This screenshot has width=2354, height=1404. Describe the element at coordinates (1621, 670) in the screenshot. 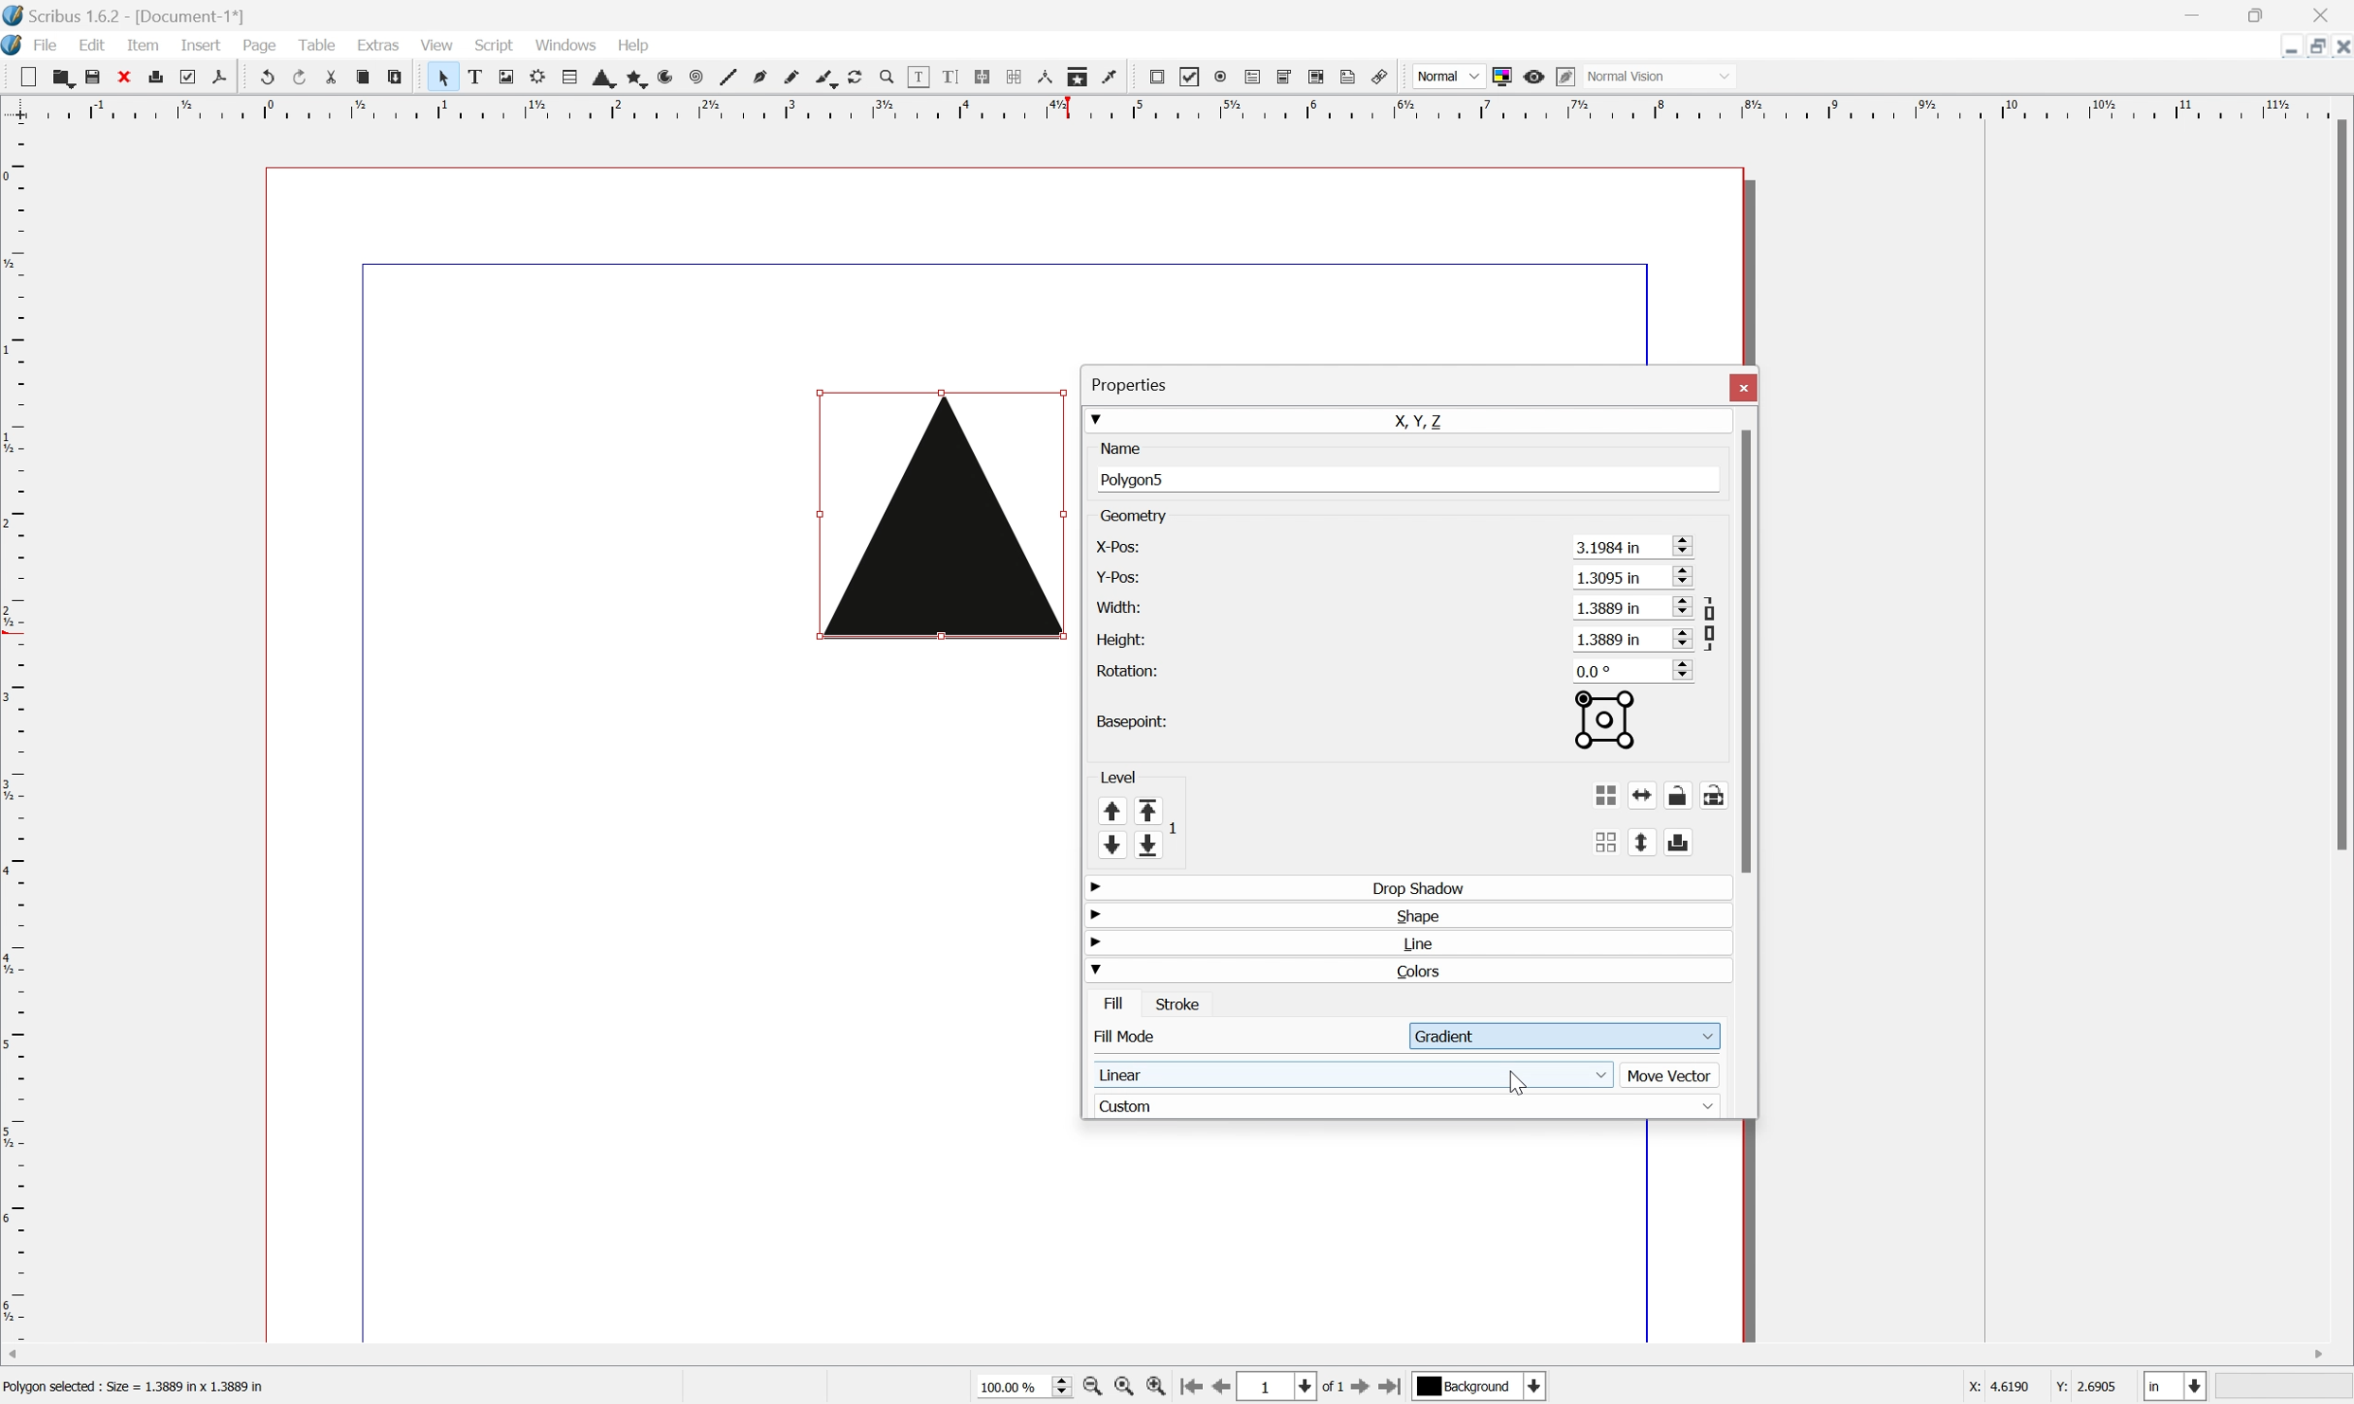

I see `0.0°` at that location.